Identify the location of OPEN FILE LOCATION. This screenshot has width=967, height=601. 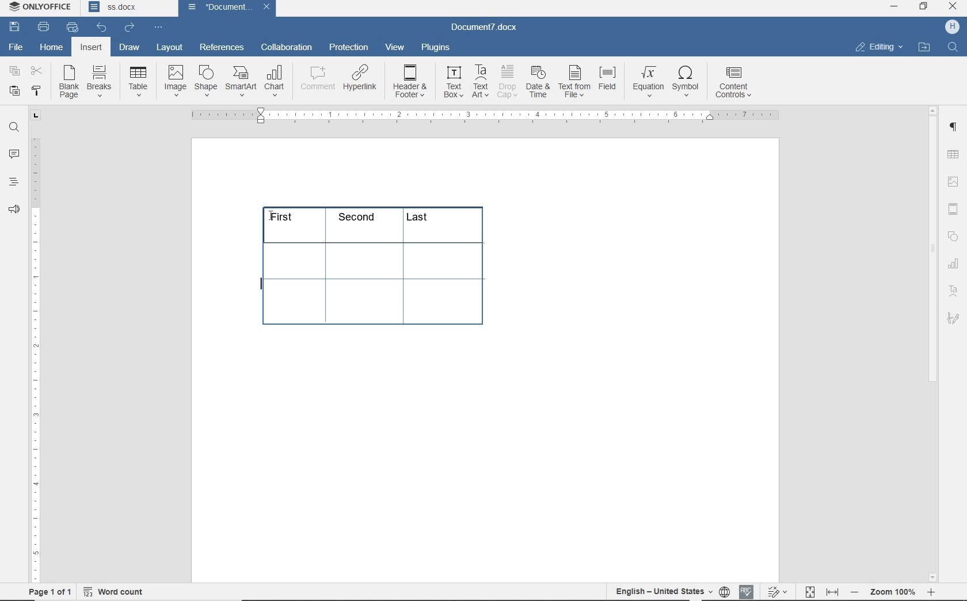
(925, 47).